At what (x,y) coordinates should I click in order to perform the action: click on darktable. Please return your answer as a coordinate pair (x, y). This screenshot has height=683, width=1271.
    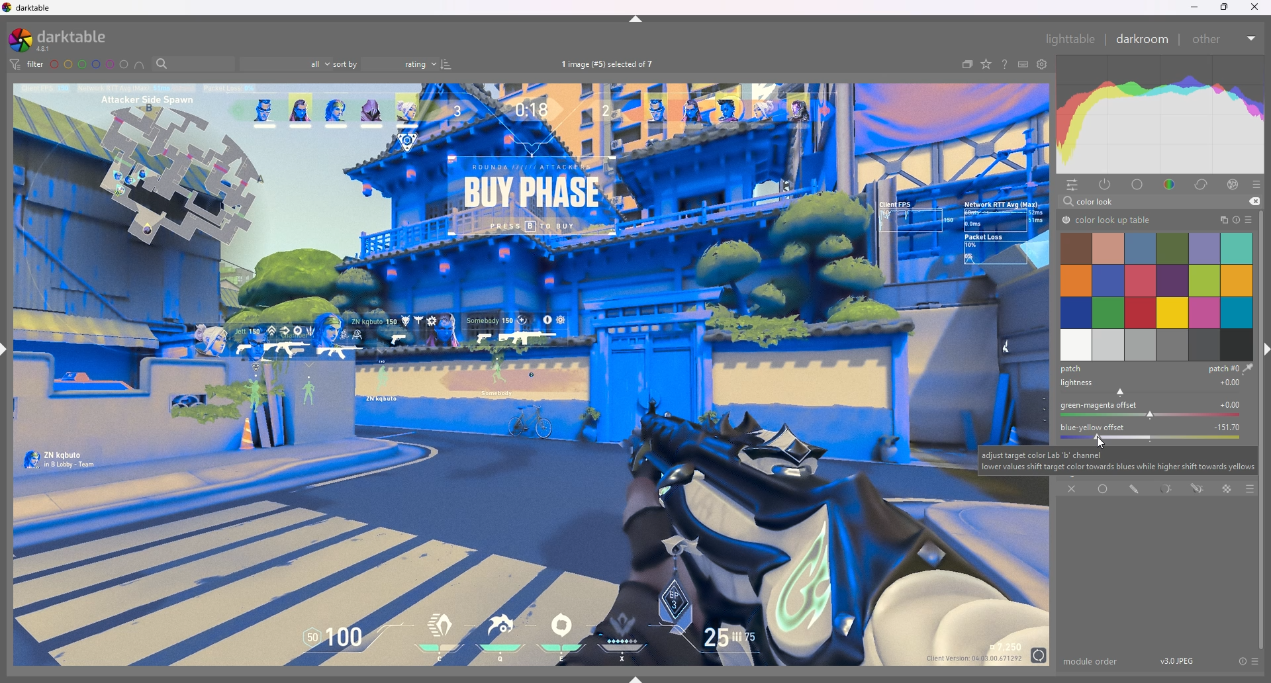
    Looking at the image, I should click on (63, 39).